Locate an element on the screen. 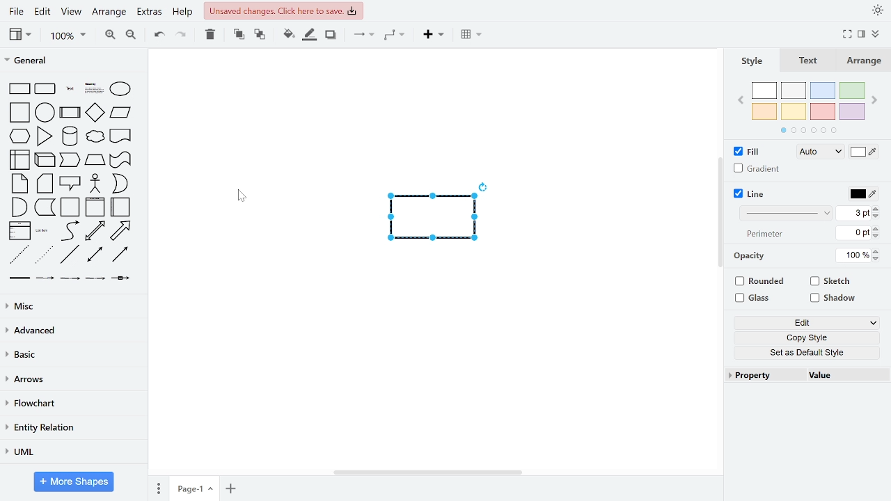 This screenshot has width=891, height=501. general shapes is located at coordinates (19, 160).